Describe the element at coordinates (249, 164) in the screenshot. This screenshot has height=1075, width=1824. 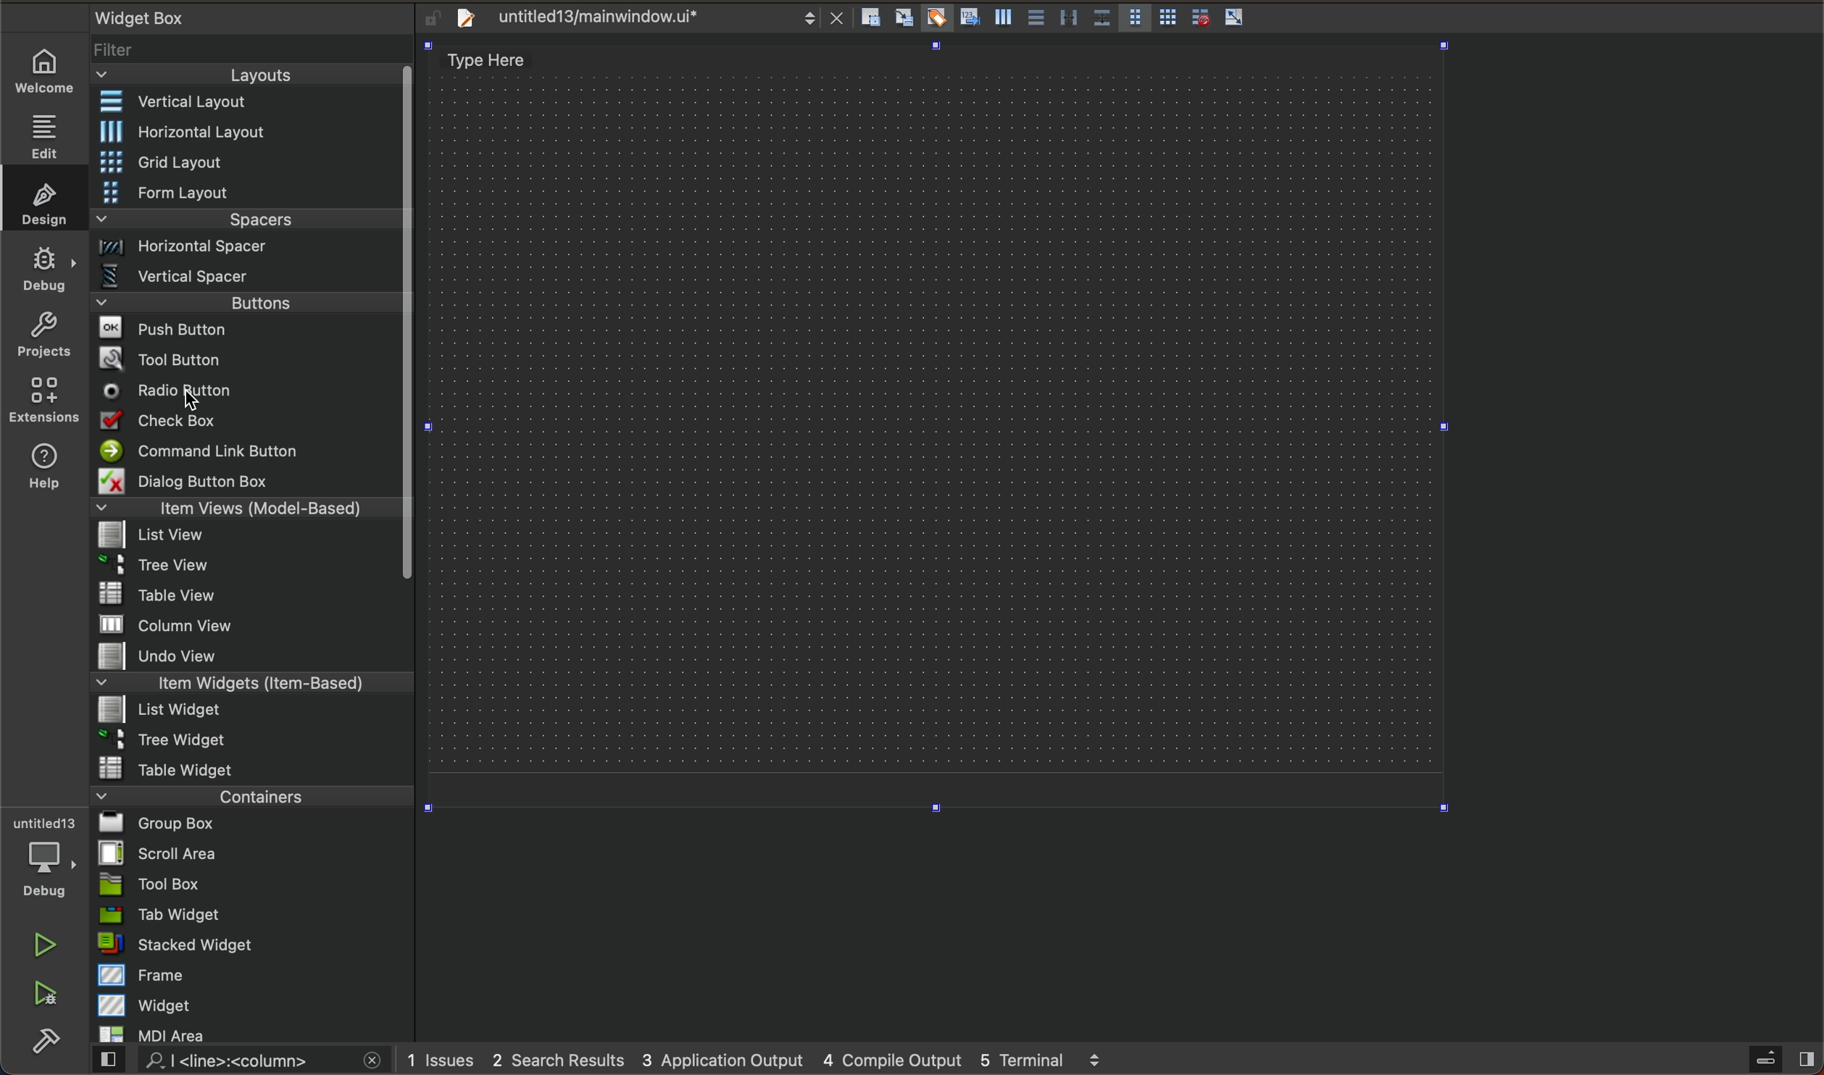
I see `` at that location.